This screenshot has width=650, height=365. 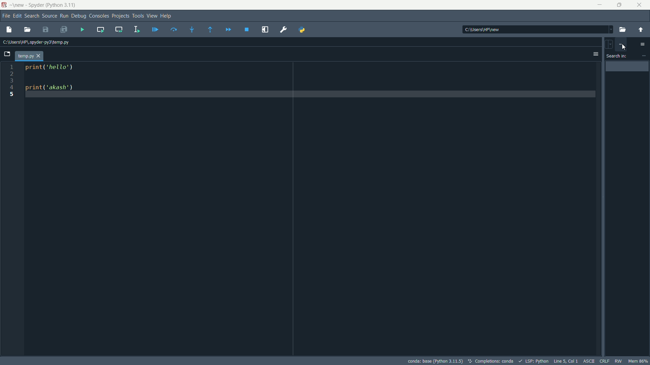 I want to click on ASCII, so click(x=590, y=360).